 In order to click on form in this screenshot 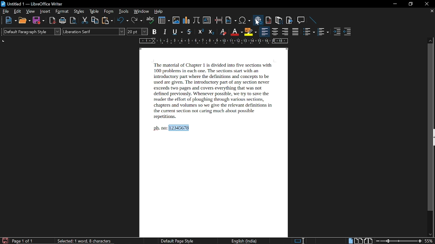, I will do `click(109, 12)`.